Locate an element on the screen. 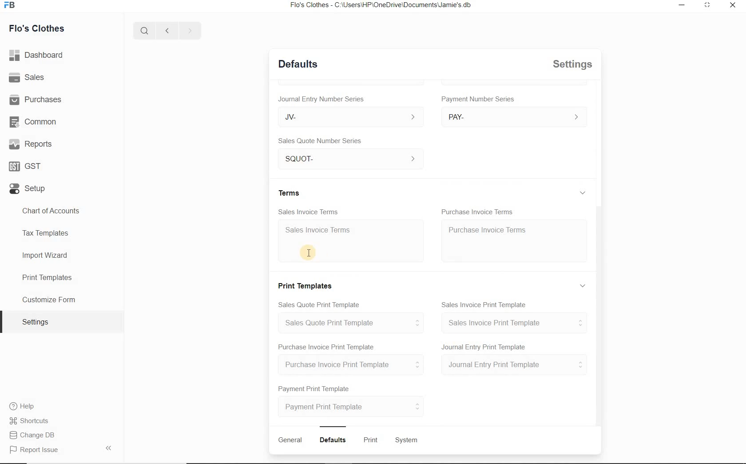 The image size is (746, 464). Setup is located at coordinates (28, 188).